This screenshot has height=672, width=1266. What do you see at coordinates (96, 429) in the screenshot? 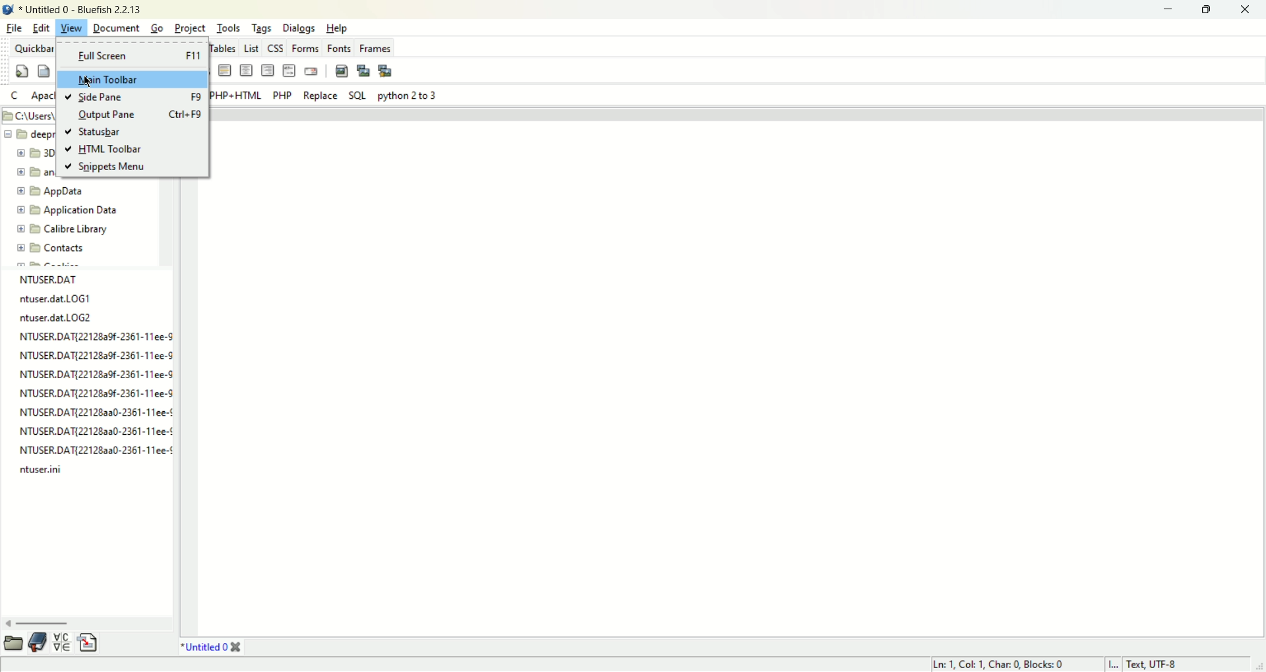
I see `NTUSER.DAT{22128aa0-2361-11ee-¢` at bounding box center [96, 429].